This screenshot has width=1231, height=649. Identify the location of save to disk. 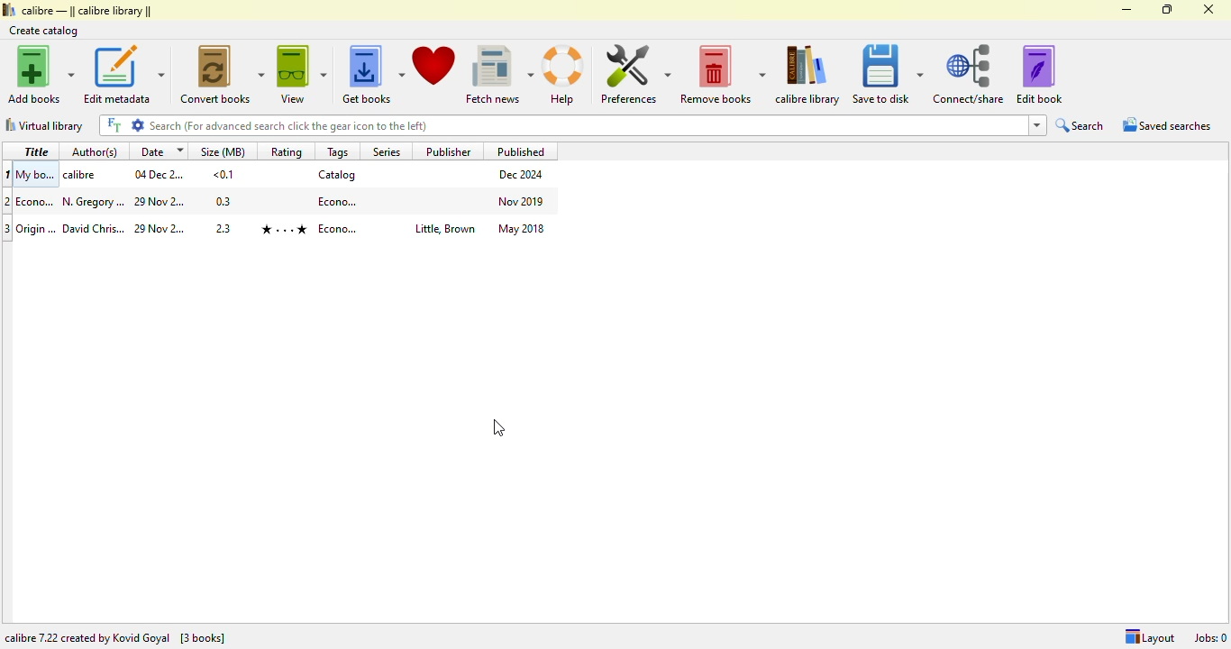
(887, 74).